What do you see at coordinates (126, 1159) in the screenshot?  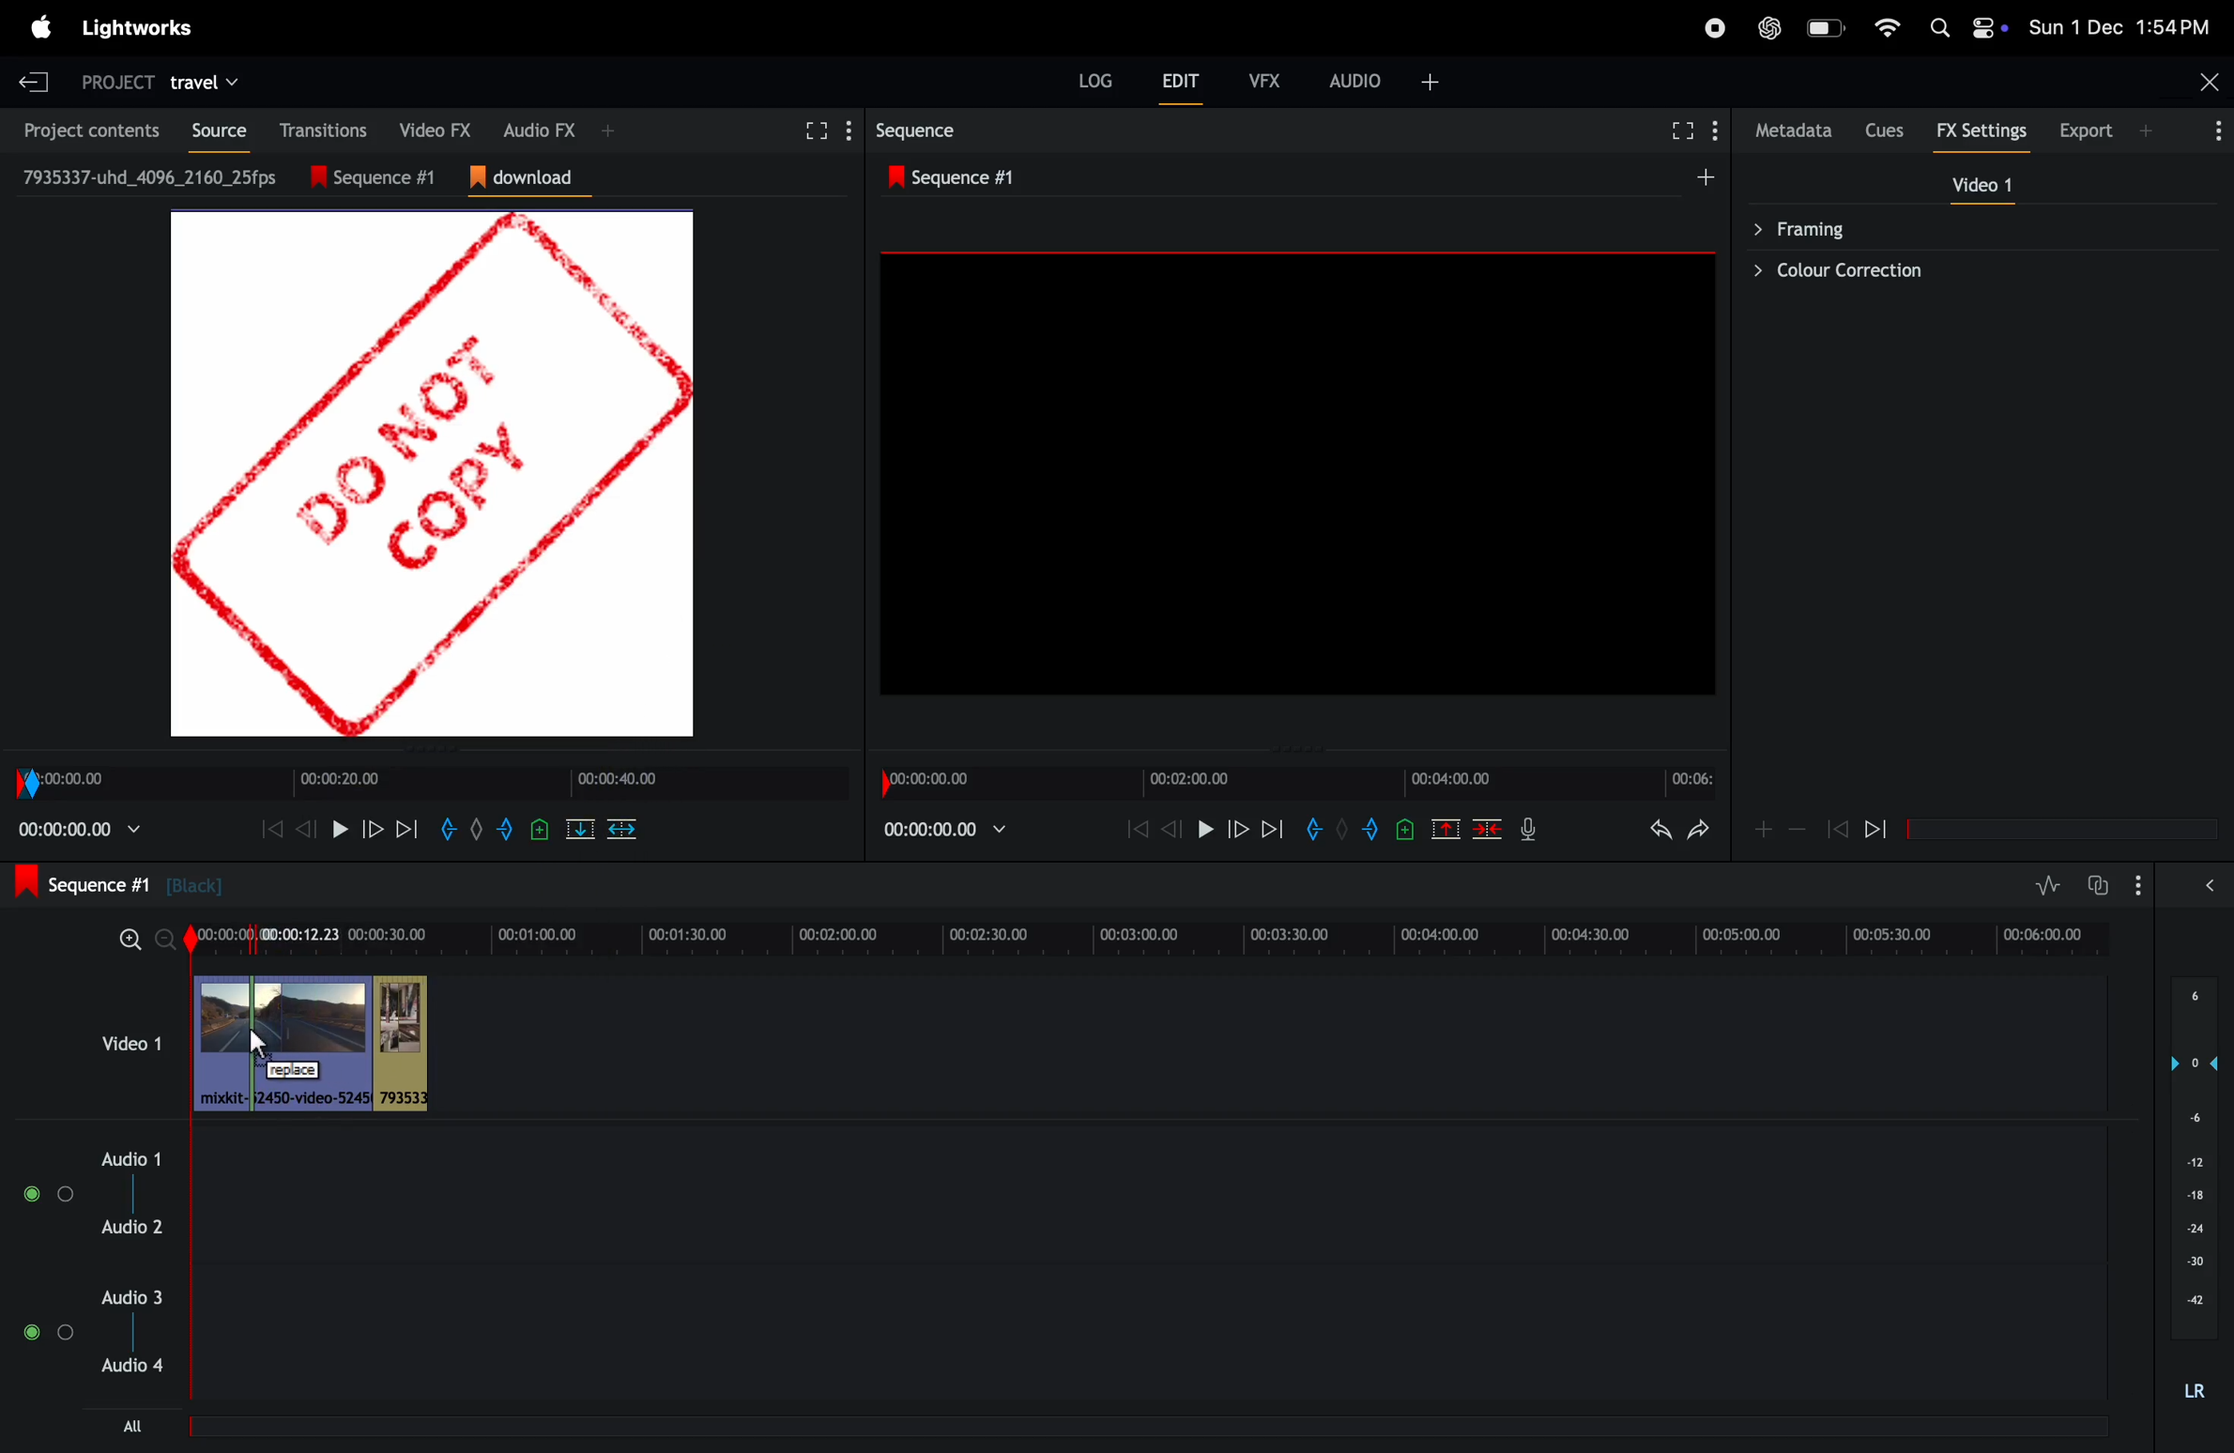 I see `audio 1` at bounding box center [126, 1159].